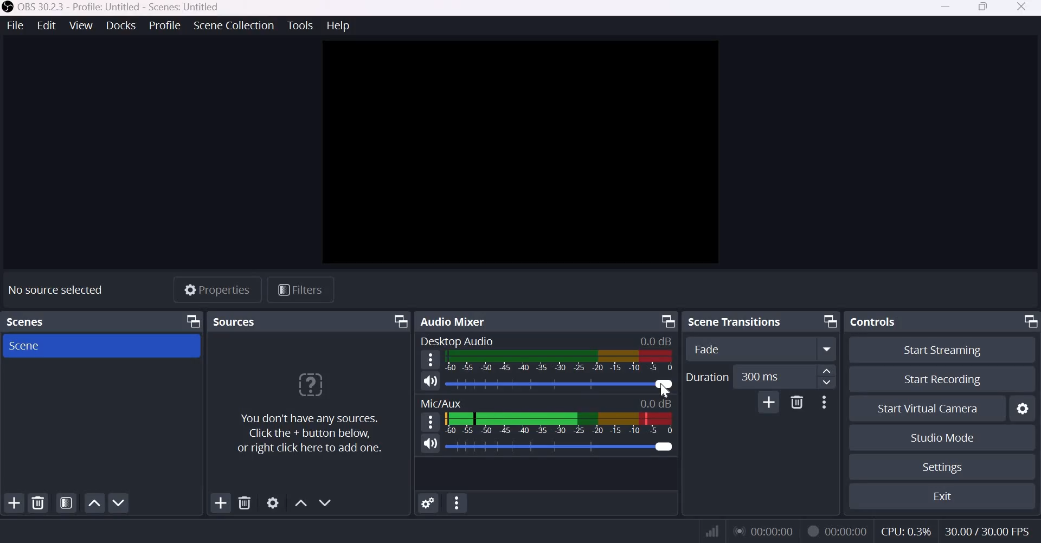  I want to click on 300 ms, so click(774, 377).